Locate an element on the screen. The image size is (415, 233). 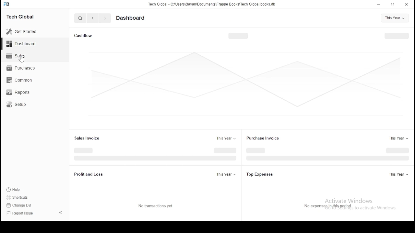
Report issue is located at coordinates (21, 214).